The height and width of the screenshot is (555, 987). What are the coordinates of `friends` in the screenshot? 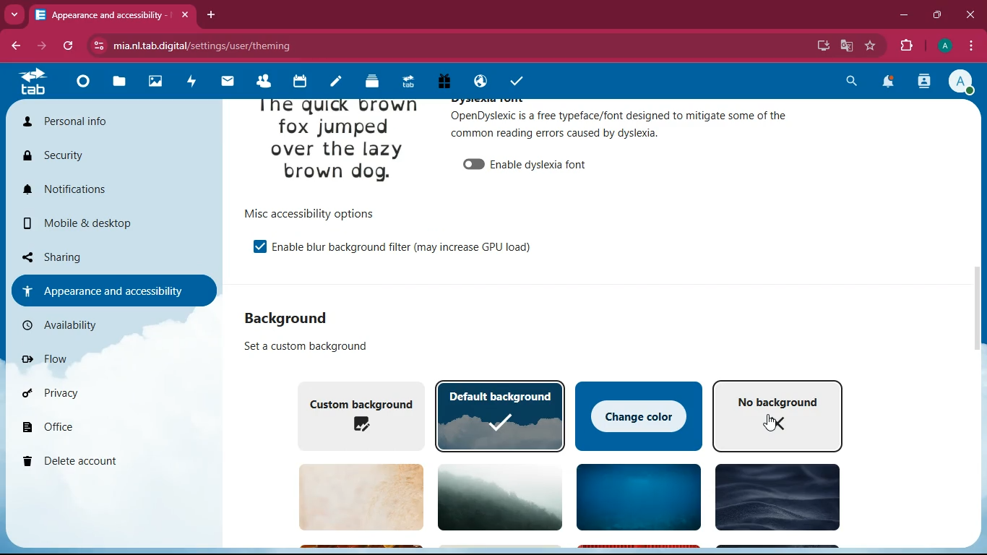 It's located at (262, 82).